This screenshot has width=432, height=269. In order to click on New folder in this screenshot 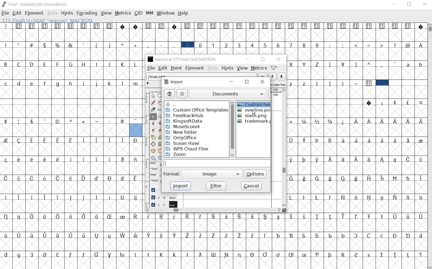, I will do `click(196, 132)`.